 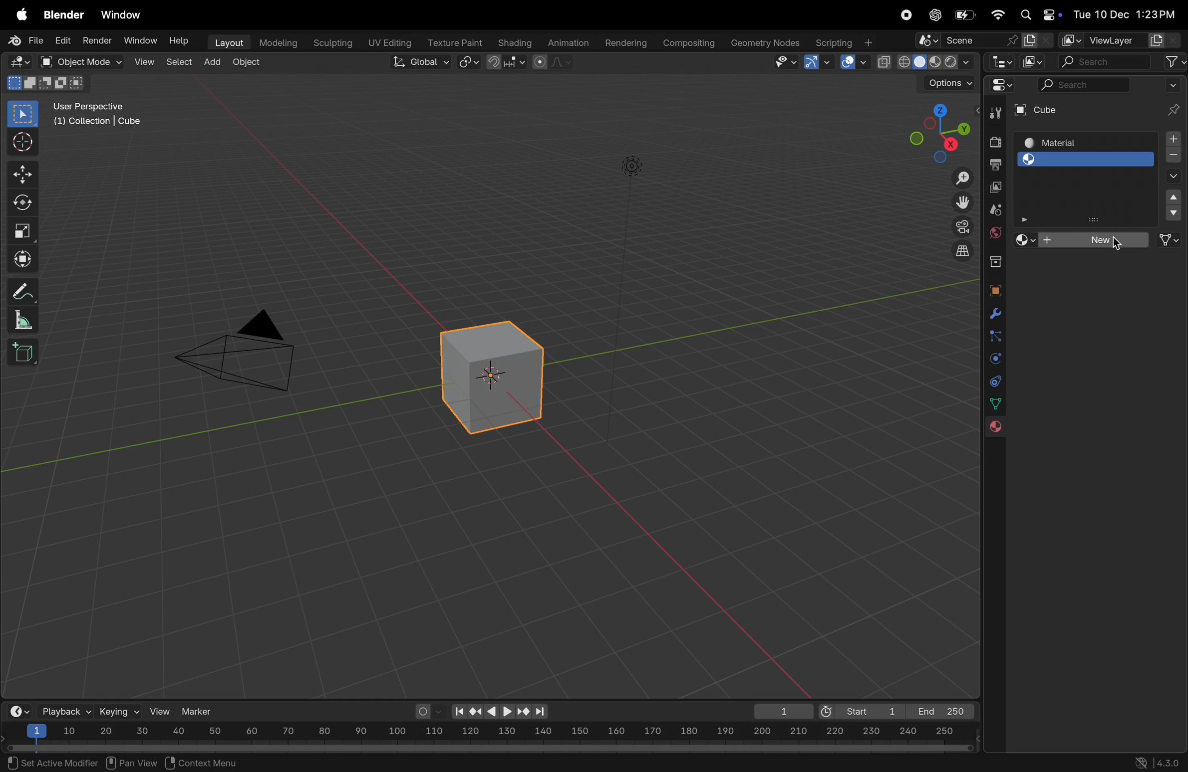 I want to click on zoom, so click(x=958, y=180).